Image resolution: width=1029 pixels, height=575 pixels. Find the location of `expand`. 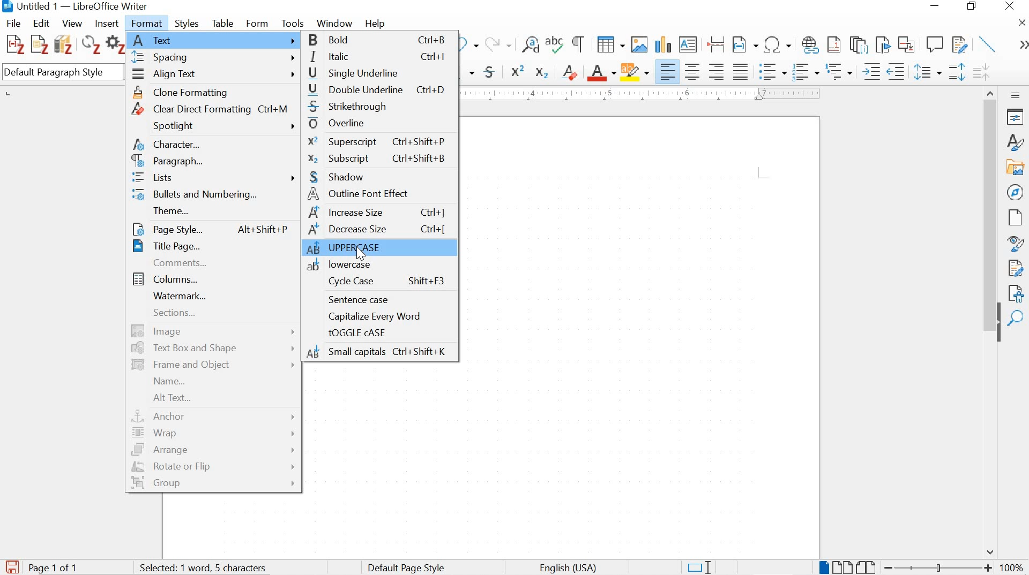

expand is located at coordinates (1021, 45).